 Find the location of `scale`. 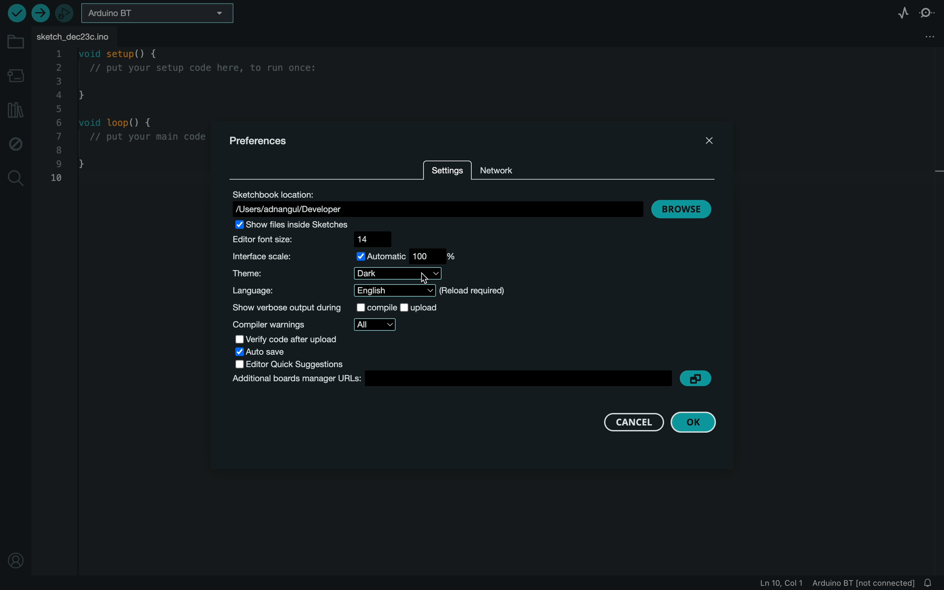

scale is located at coordinates (349, 256).